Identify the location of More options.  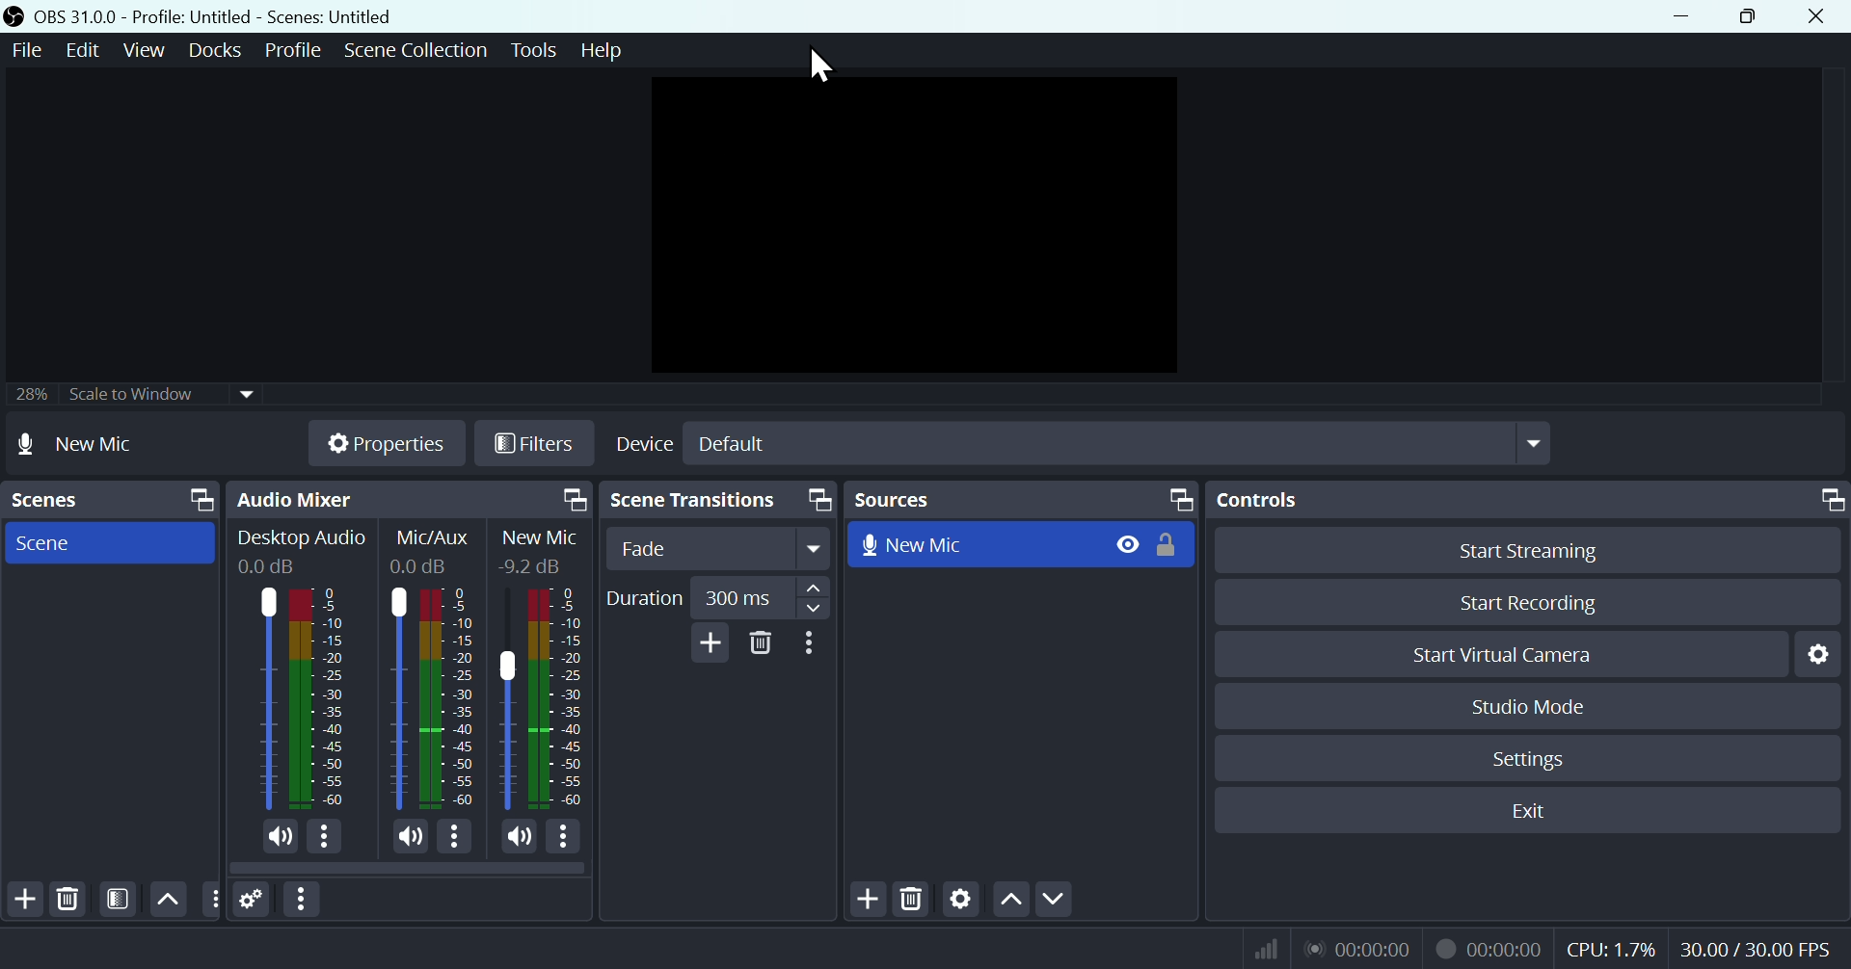
(326, 838).